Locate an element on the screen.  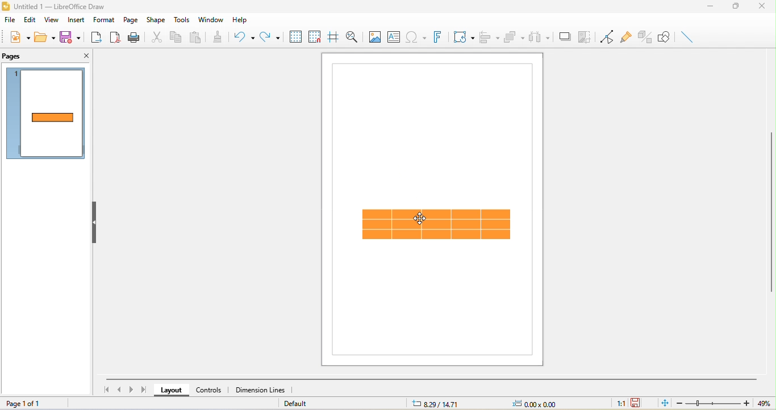
window is located at coordinates (209, 19).